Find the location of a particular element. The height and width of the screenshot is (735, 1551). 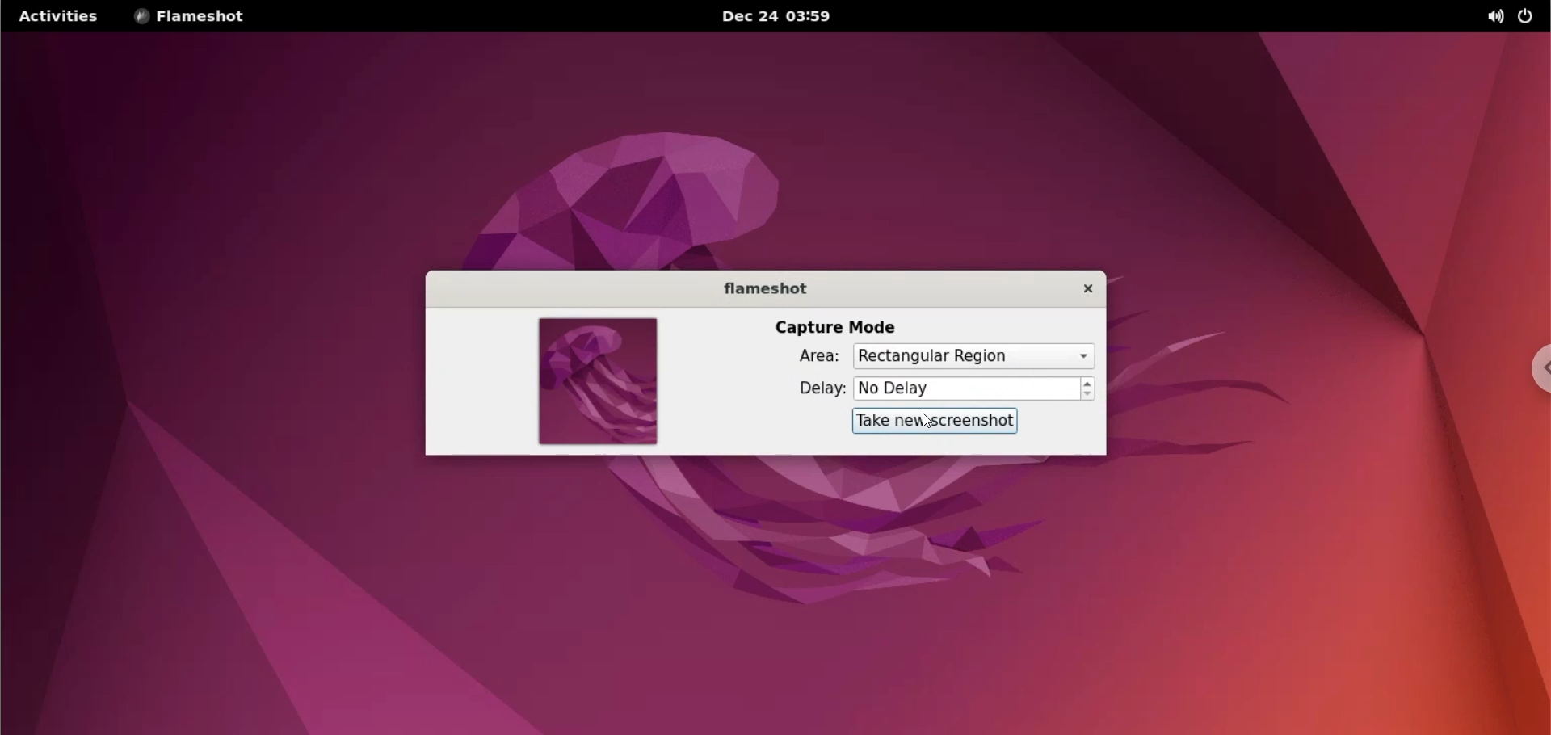

flameshot options is located at coordinates (197, 17).